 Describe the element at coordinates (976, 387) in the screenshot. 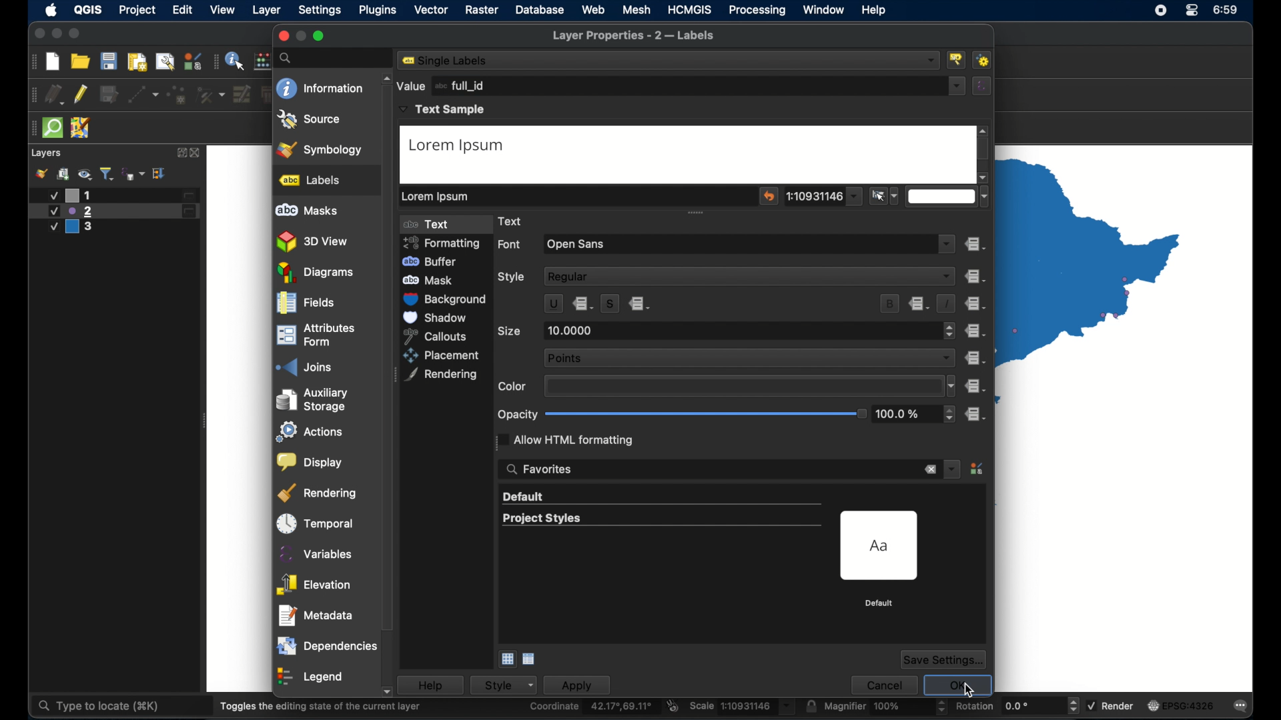

I see `data defined override` at that location.